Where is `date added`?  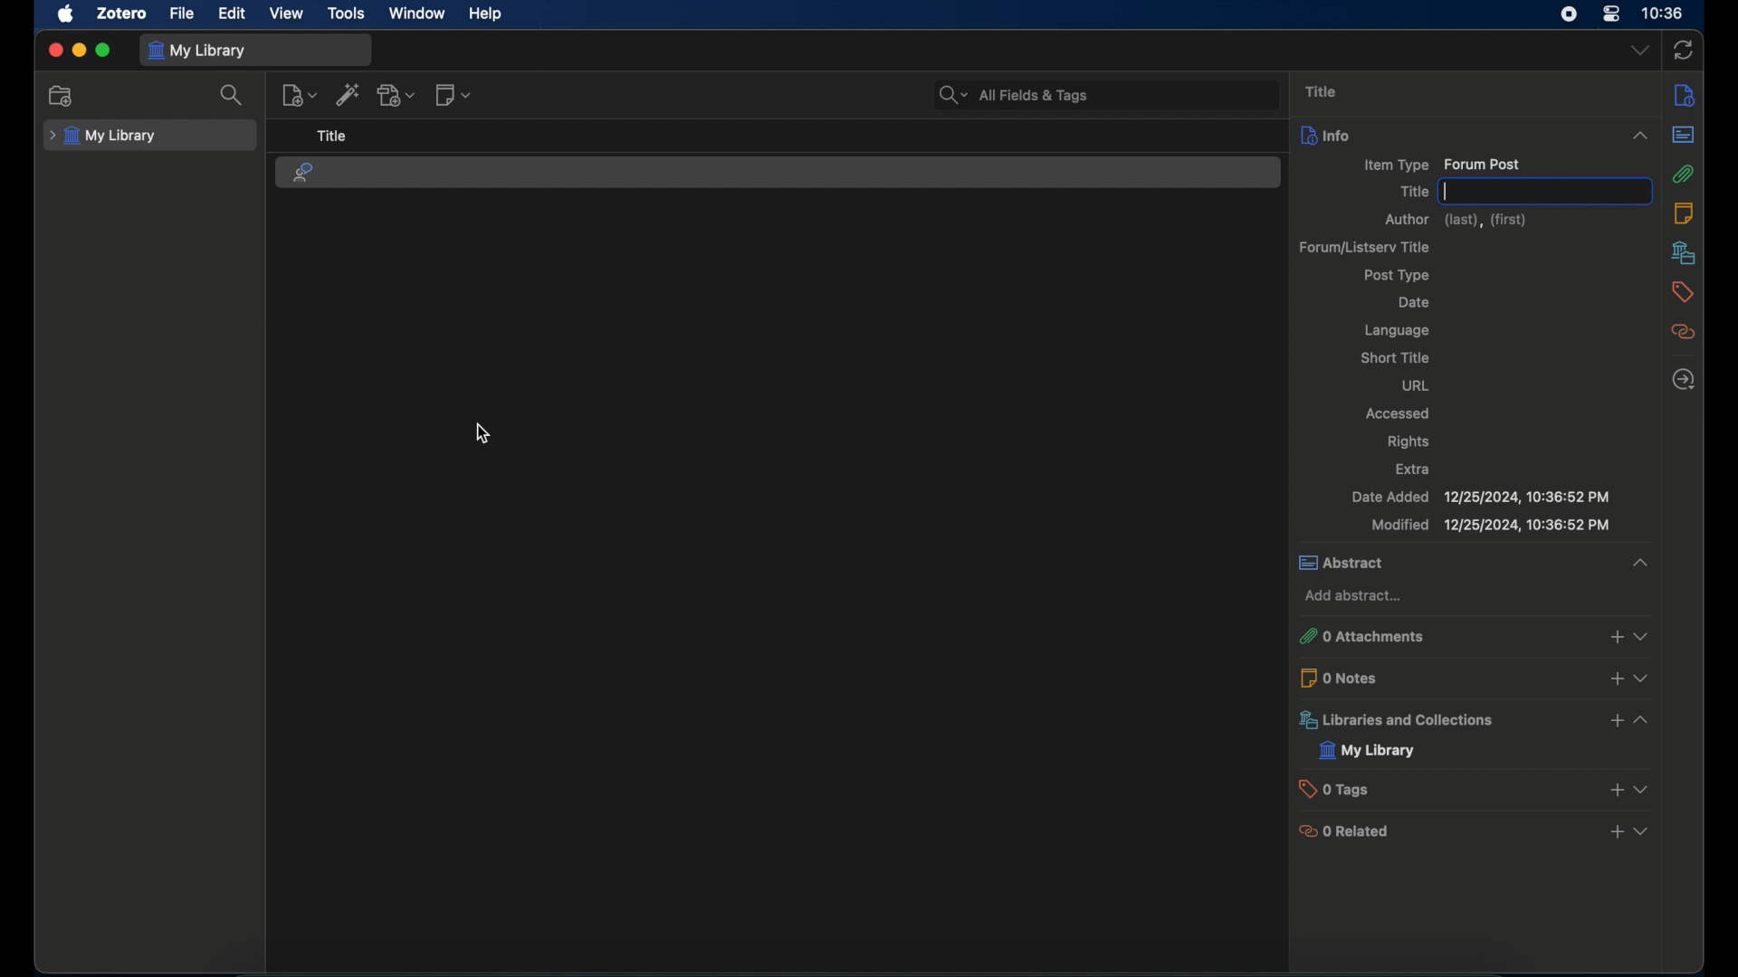 date added is located at coordinates (1482, 497).